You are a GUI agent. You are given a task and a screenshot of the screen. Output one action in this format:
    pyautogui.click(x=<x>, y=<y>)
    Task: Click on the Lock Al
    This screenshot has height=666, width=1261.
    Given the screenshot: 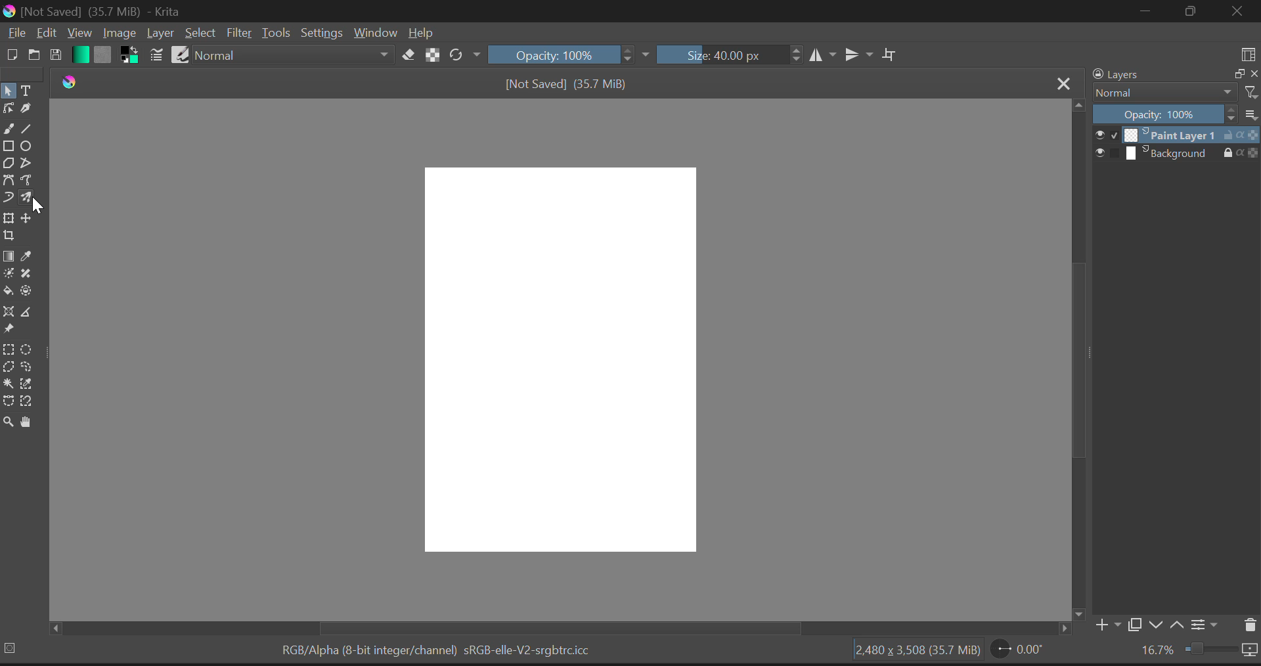 What is the action you would take?
    pyautogui.click(x=431, y=55)
    